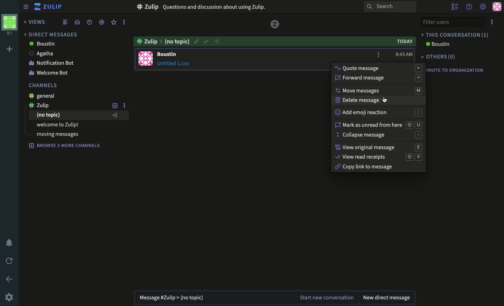 Image resolution: width=504 pixels, height=306 pixels. I want to click on This conversation, so click(456, 35).